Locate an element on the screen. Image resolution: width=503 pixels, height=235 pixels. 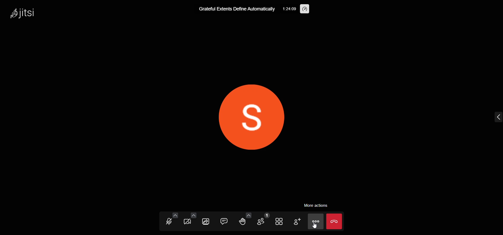
invite people is located at coordinates (296, 221).